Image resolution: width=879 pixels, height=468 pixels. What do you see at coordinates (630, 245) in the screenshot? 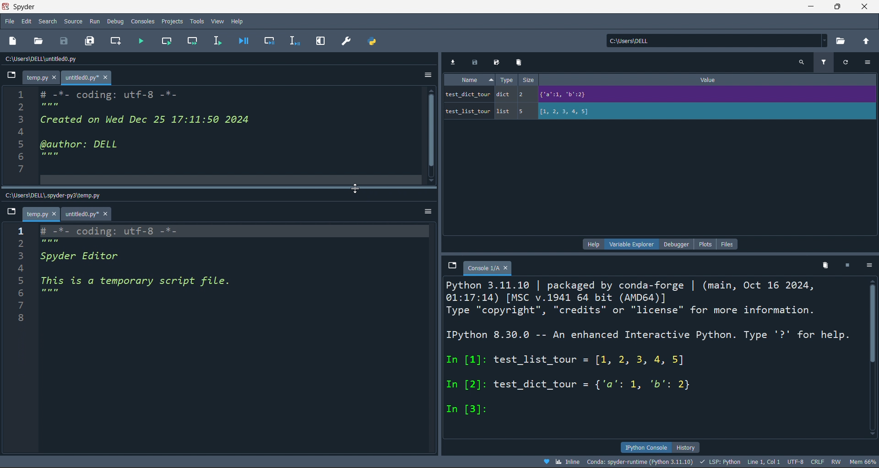
I see `varable explorer` at bounding box center [630, 245].